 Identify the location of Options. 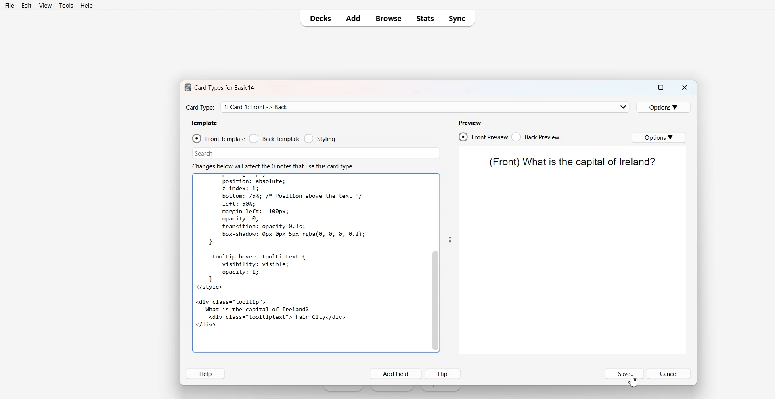
(659, 137).